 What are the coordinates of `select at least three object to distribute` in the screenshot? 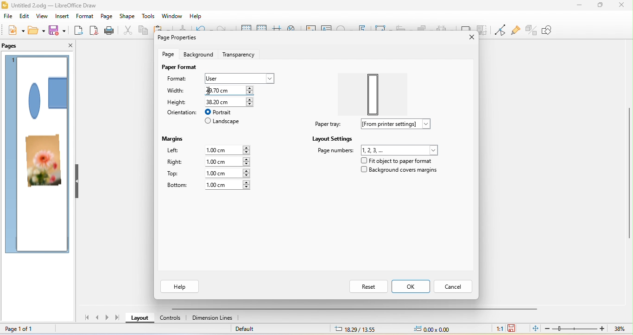 It's located at (446, 26).